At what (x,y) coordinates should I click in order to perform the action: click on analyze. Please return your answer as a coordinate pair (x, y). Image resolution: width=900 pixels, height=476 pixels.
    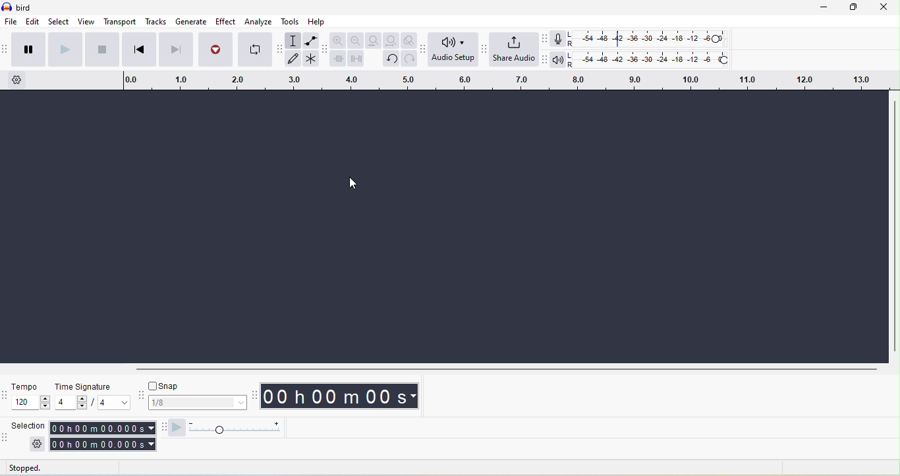
    Looking at the image, I should click on (258, 22).